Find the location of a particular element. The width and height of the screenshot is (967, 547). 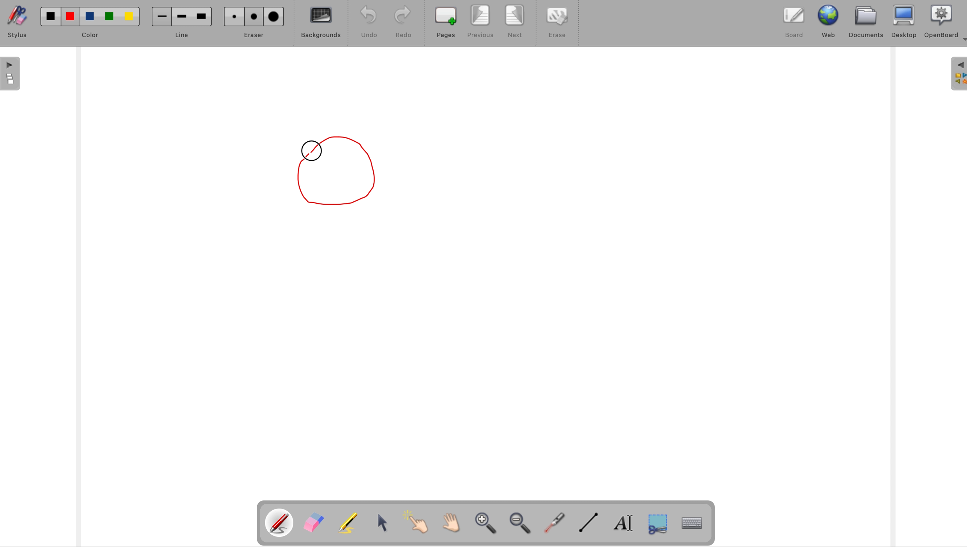

interact with items is located at coordinates (416, 523).